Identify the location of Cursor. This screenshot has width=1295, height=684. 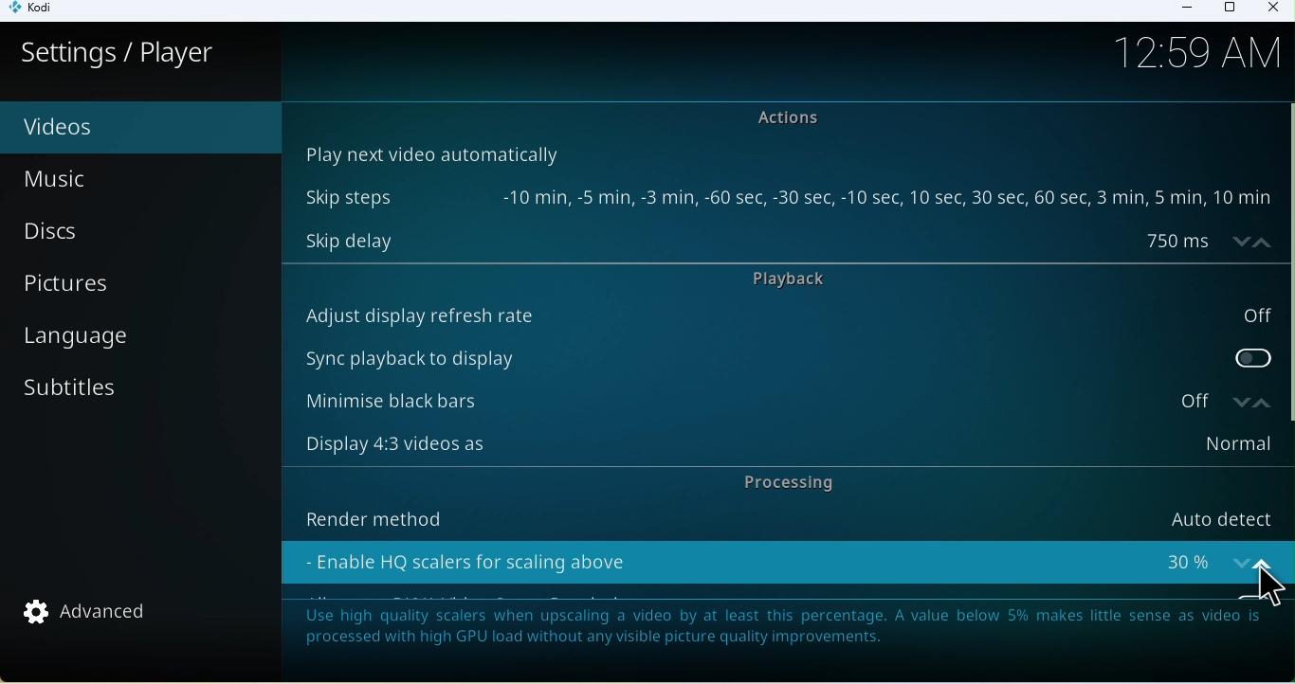
(1263, 588).